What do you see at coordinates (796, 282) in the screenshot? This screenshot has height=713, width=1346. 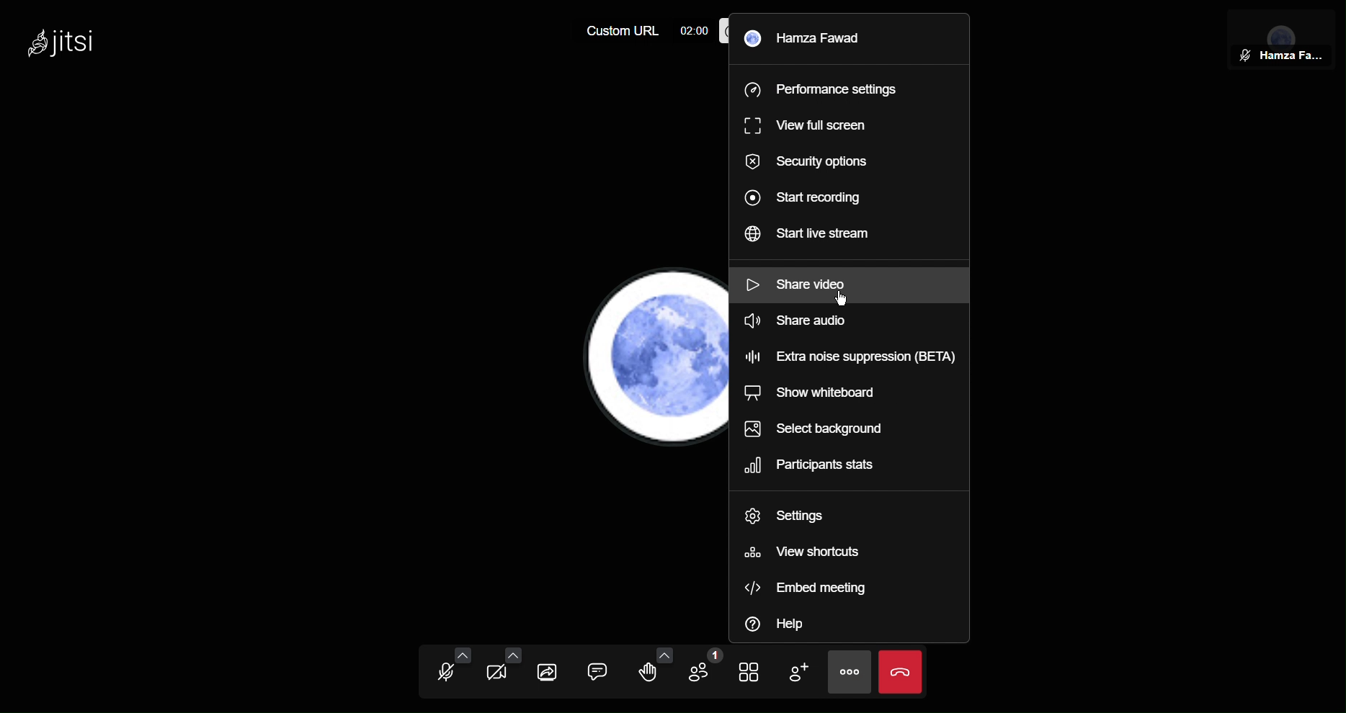 I see `Share video` at bounding box center [796, 282].